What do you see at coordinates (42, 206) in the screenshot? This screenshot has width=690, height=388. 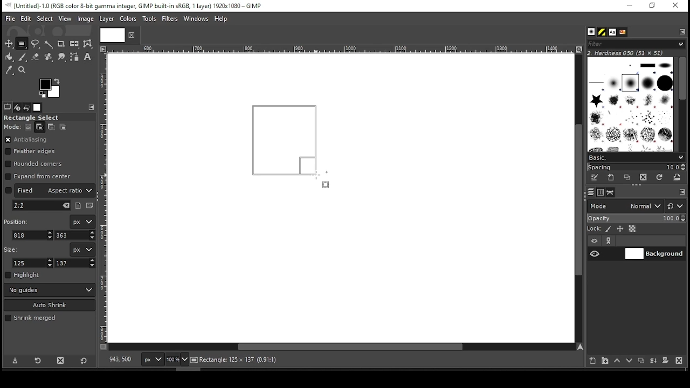 I see `pick aspect ration` at bounding box center [42, 206].